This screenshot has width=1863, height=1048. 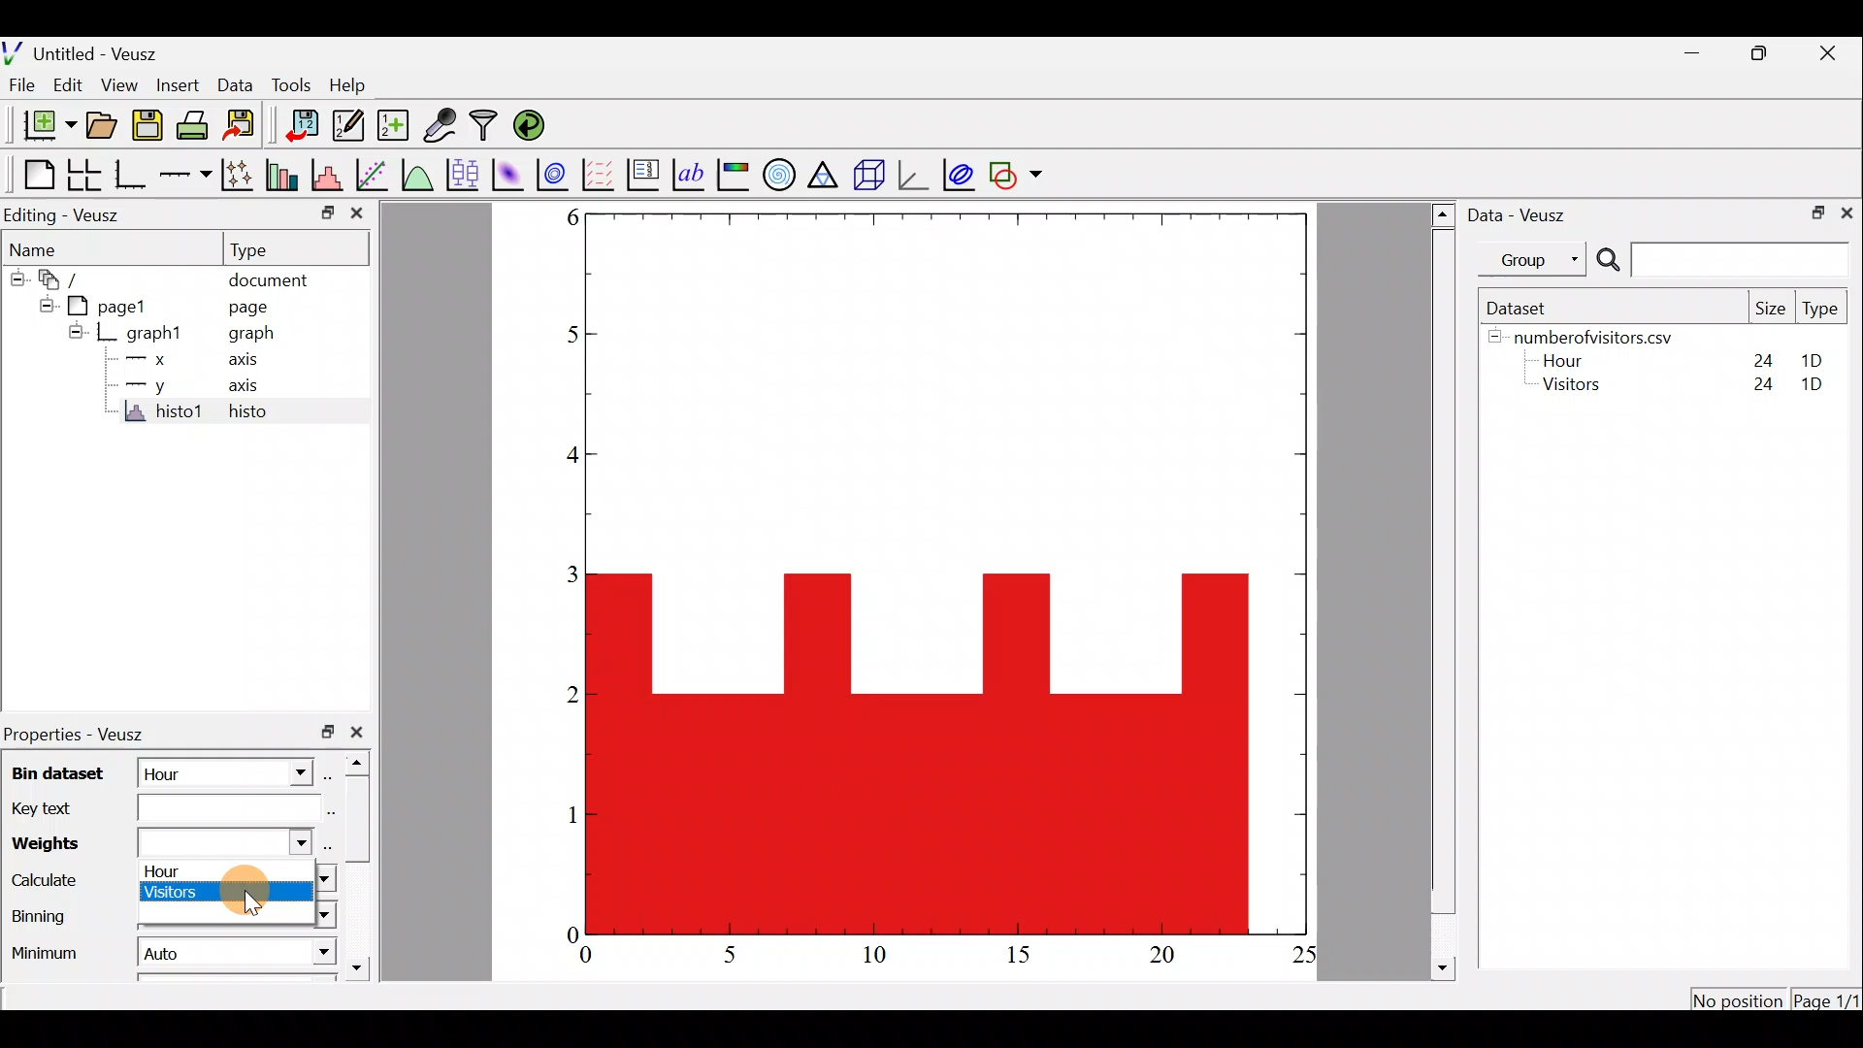 What do you see at coordinates (689, 174) in the screenshot?
I see `text label` at bounding box center [689, 174].